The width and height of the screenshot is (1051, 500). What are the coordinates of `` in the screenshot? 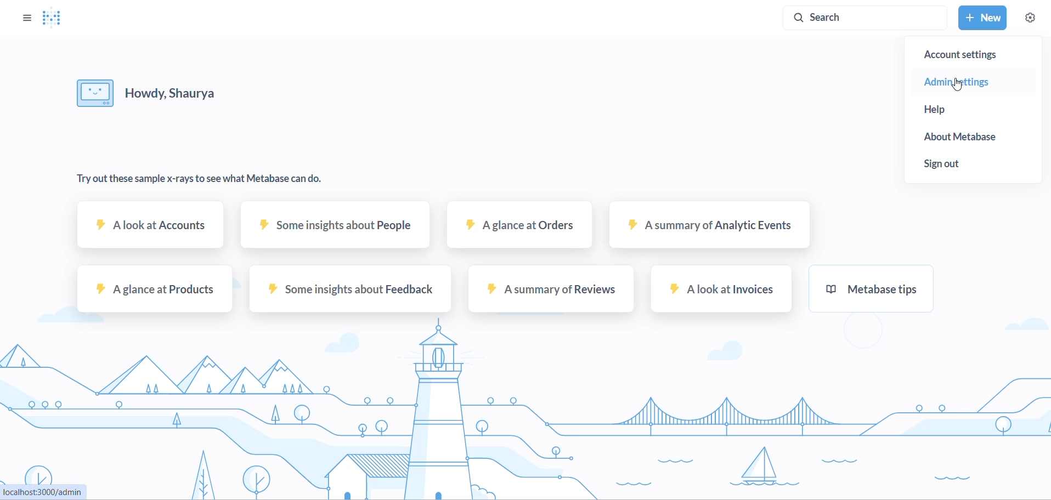 It's located at (983, 19).